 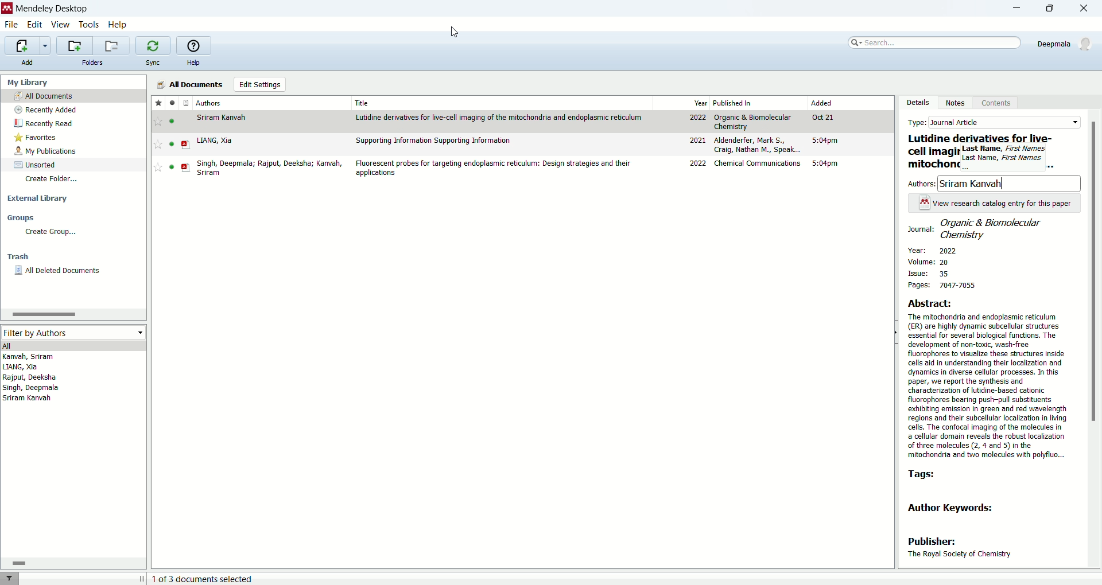 I want to click on details, so click(x=914, y=104).